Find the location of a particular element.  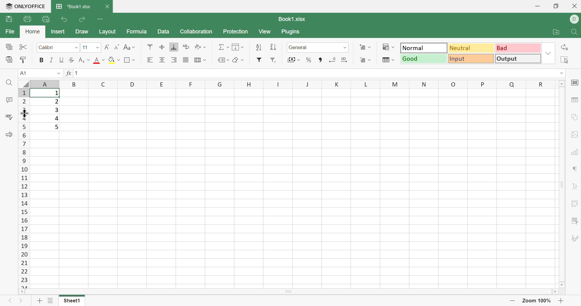

Drop Down is located at coordinates (119, 60).